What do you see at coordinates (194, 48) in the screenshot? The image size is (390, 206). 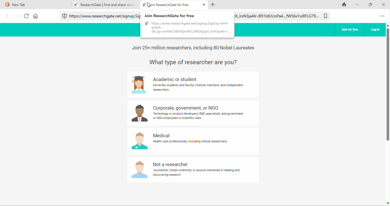 I see `Join 25+ million researchers, including 80 Nobel Laureates` at bounding box center [194, 48].